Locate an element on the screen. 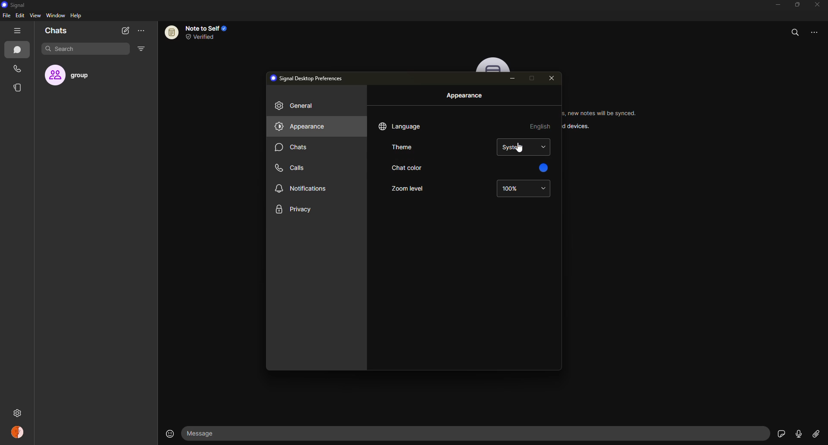  settings is located at coordinates (57, 413).